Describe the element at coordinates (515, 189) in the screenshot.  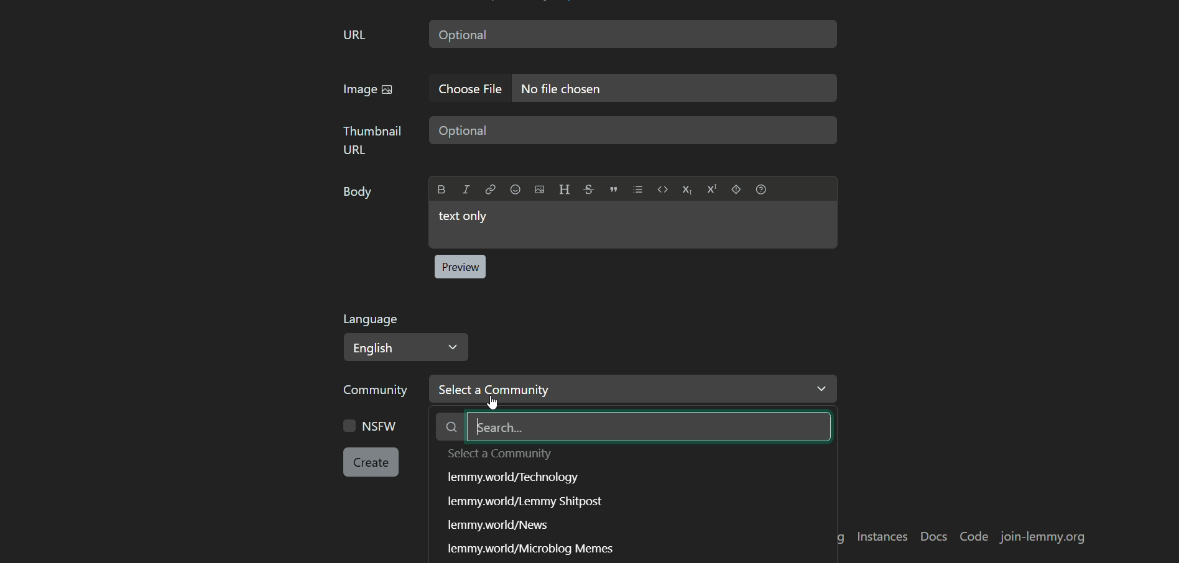
I see `Emoji` at that location.